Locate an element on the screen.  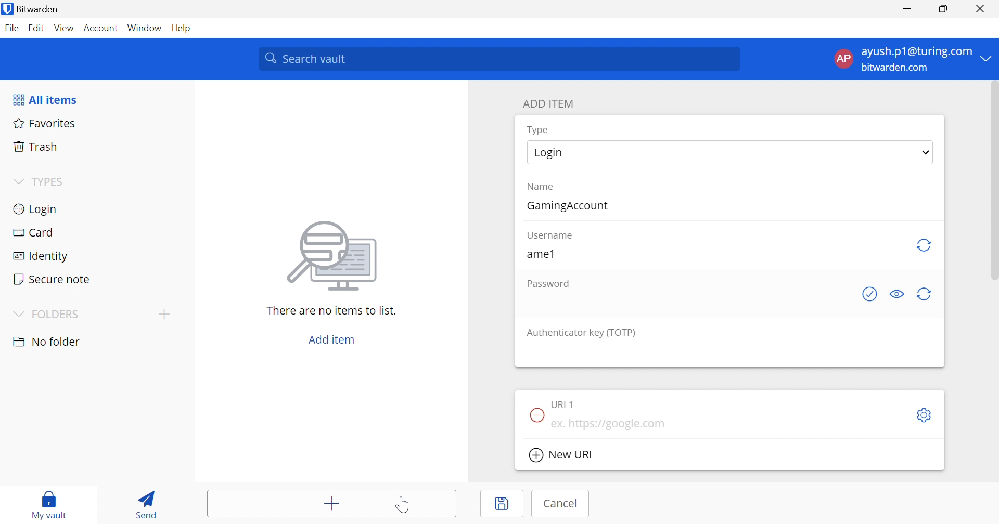
Password is located at coordinates (547, 284).